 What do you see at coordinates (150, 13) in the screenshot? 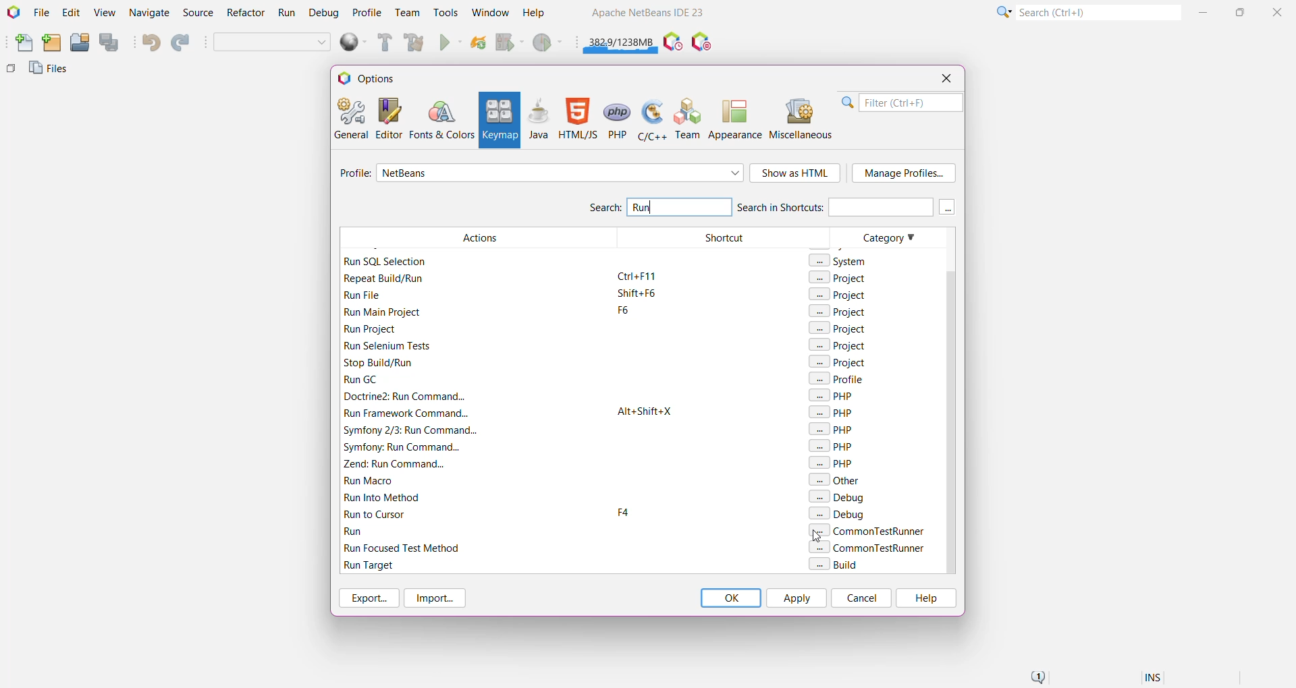
I see `Navigate` at bounding box center [150, 13].